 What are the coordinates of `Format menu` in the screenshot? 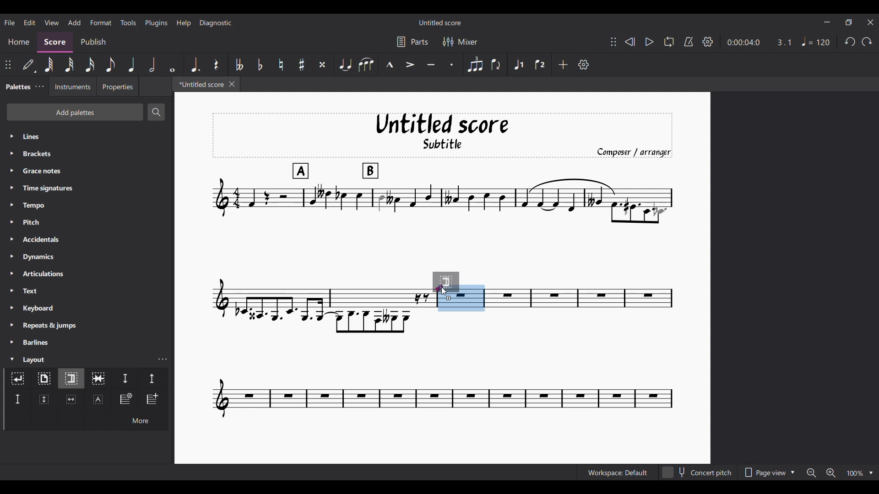 It's located at (101, 22).